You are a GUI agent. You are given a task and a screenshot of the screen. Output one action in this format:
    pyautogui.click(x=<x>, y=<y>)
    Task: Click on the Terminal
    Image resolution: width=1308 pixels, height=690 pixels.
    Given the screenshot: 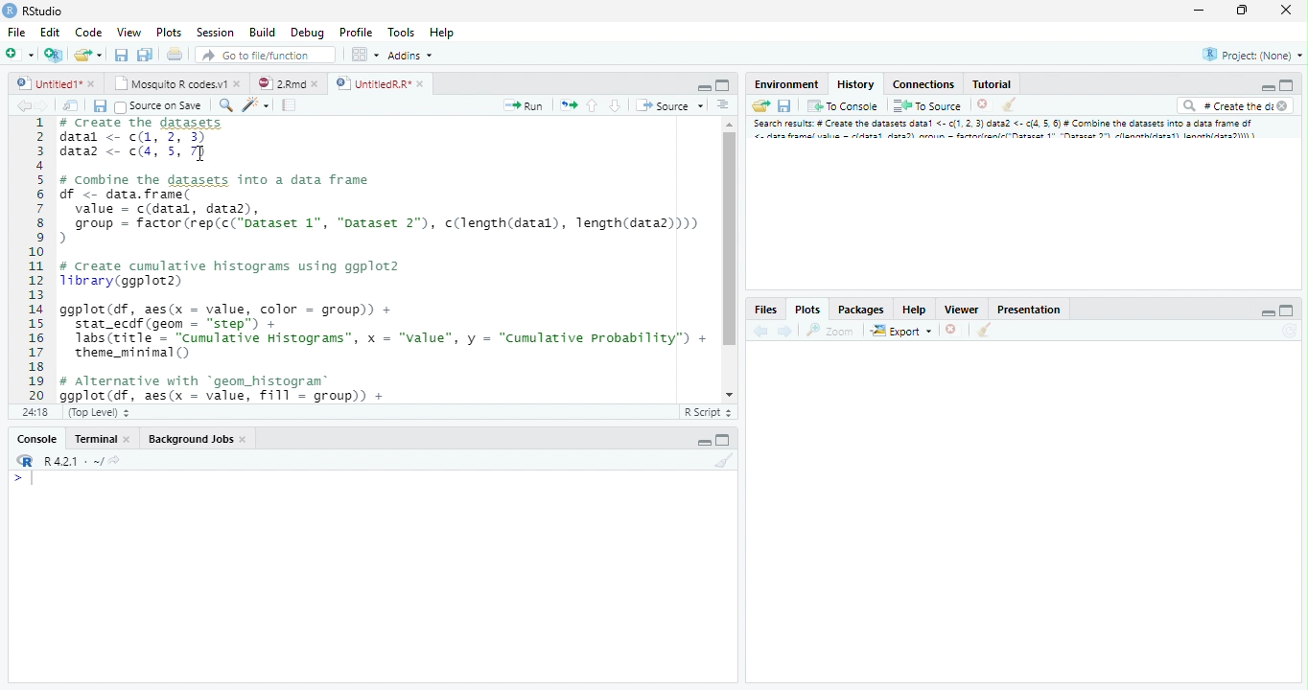 What is the action you would take?
    pyautogui.click(x=103, y=438)
    